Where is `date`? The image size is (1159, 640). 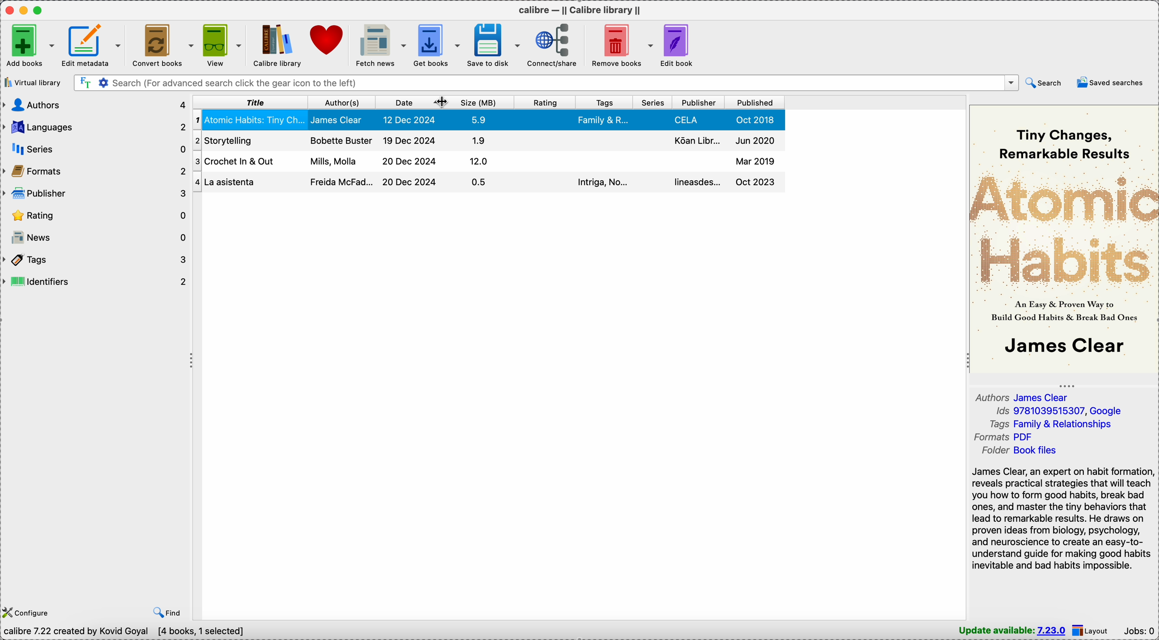
date is located at coordinates (403, 103).